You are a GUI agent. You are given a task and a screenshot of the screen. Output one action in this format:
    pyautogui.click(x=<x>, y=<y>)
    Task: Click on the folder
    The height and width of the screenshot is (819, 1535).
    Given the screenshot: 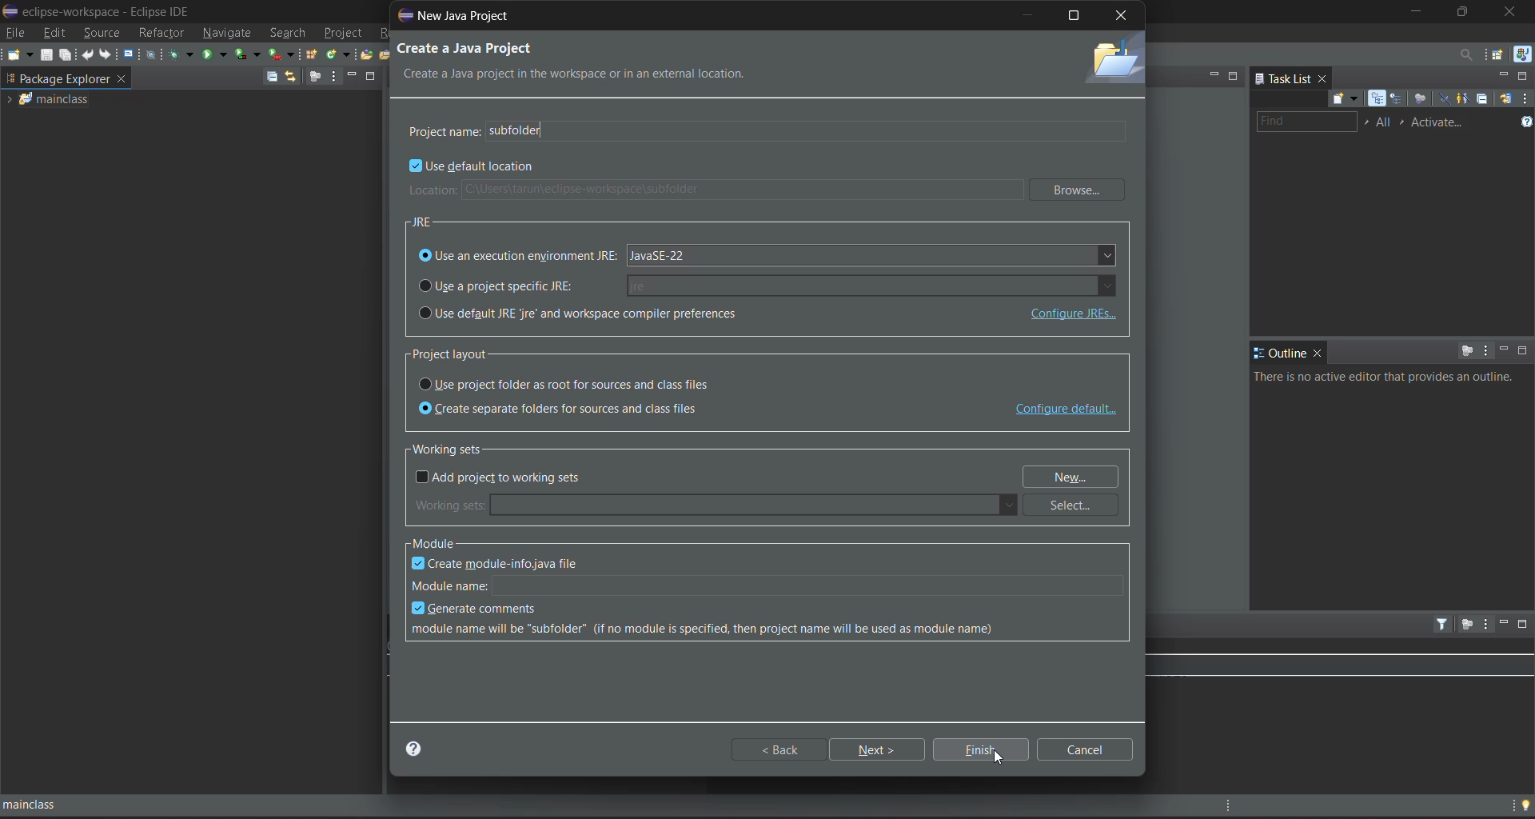 What is the action you would take?
    pyautogui.click(x=1111, y=61)
    